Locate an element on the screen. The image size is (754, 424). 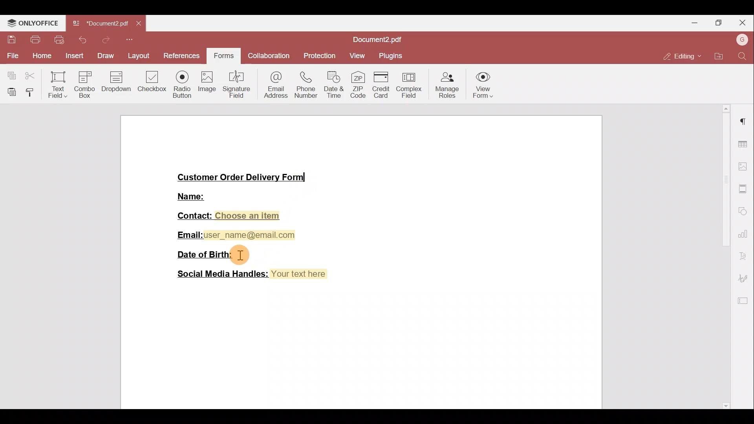
Plugins is located at coordinates (394, 55).